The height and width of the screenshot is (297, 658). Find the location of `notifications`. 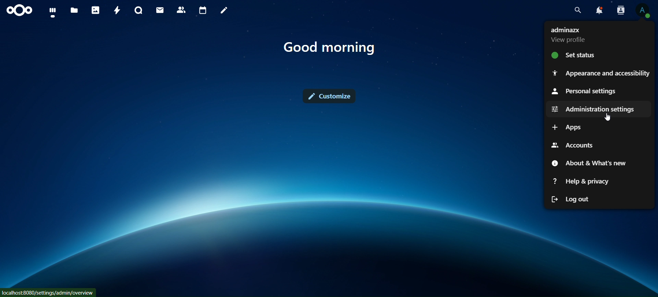

notifications is located at coordinates (598, 10).